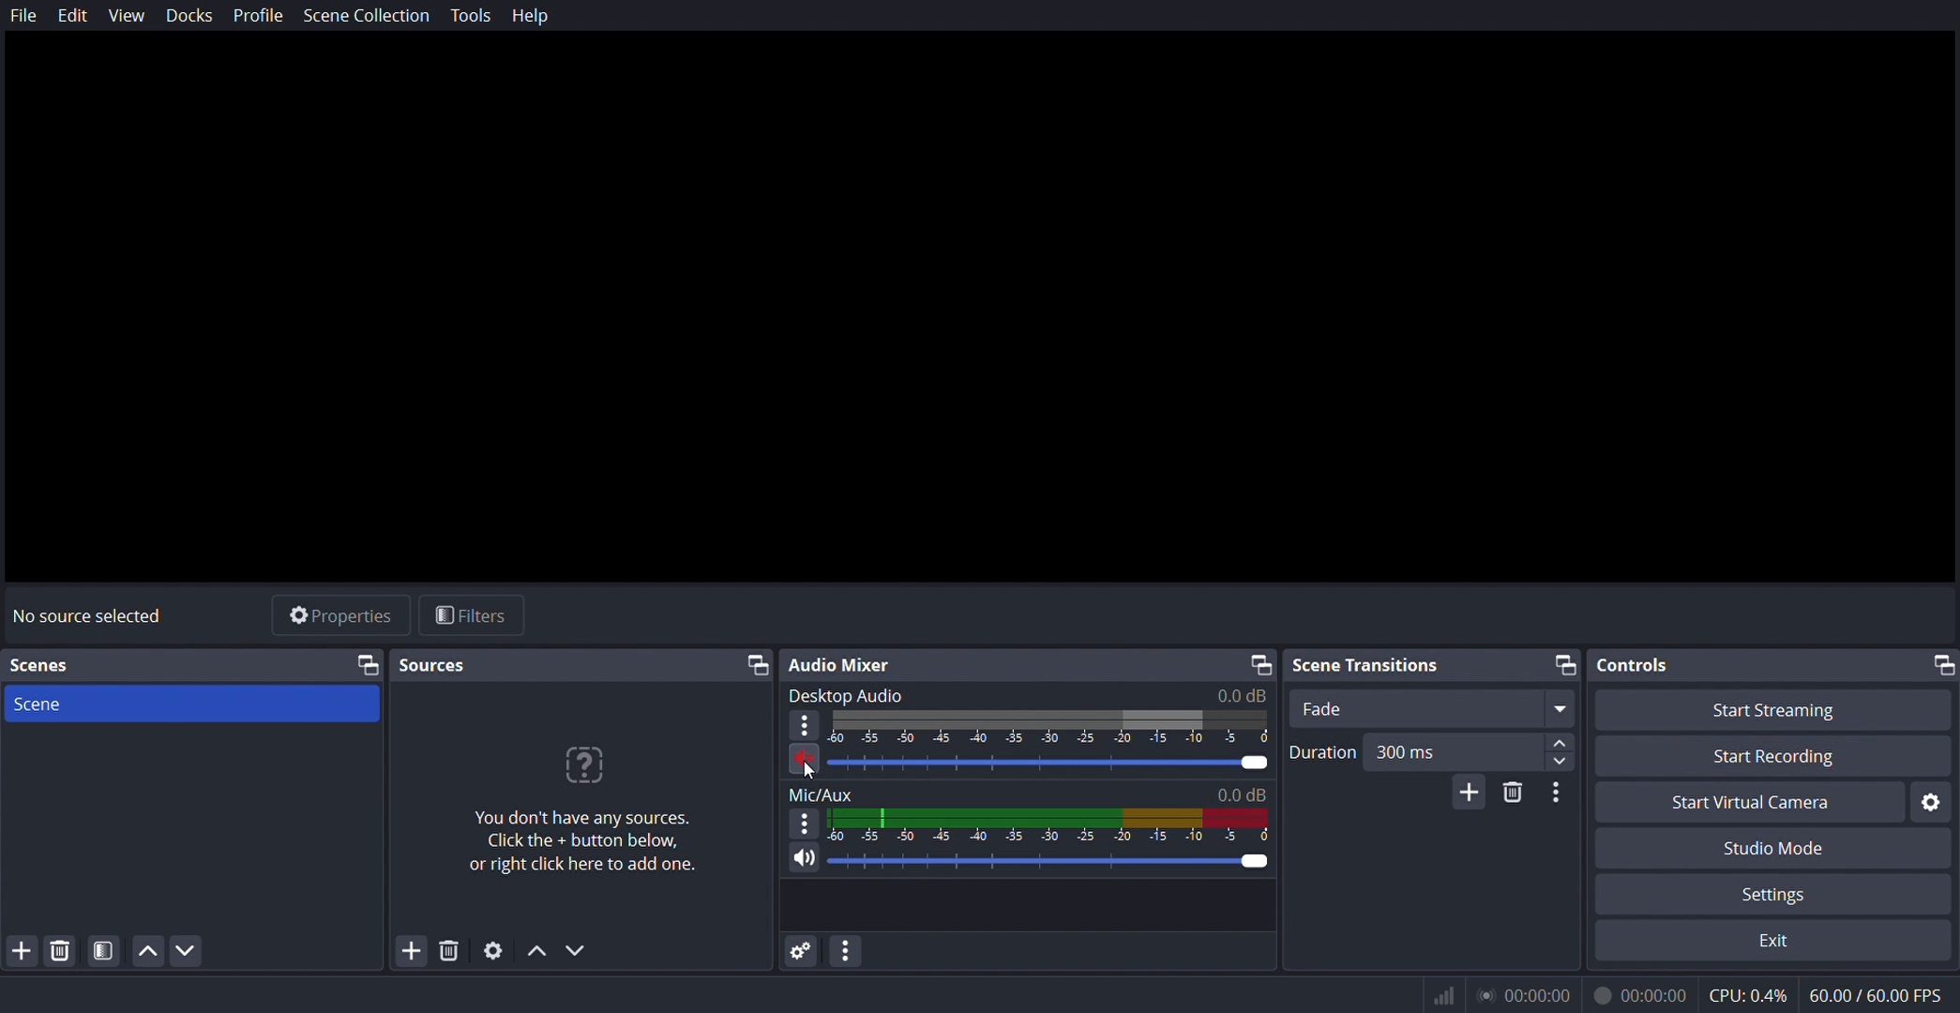  Describe the element at coordinates (1768, 849) in the screenshot. I see `studio mode` at that location.